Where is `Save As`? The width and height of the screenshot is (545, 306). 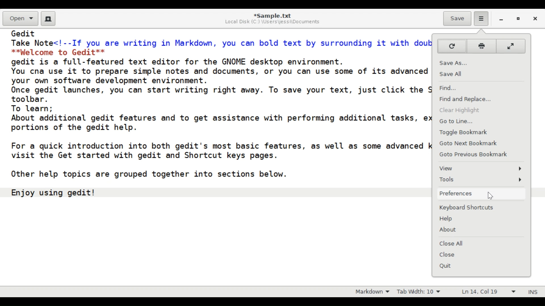
Save As is located at coordinates (480, 63).